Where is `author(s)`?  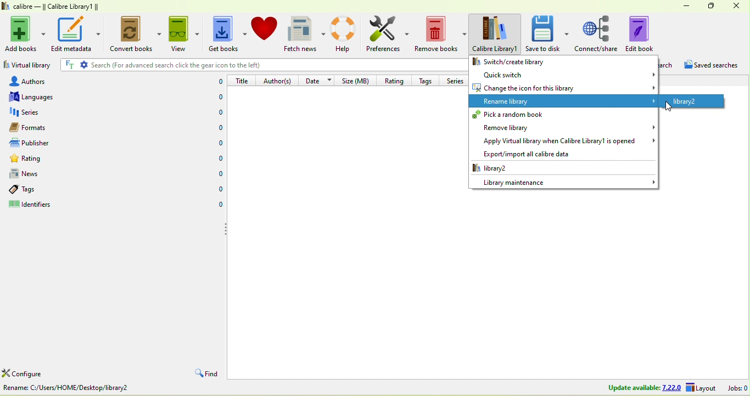 author(s) is located at coordinates (279, 80).